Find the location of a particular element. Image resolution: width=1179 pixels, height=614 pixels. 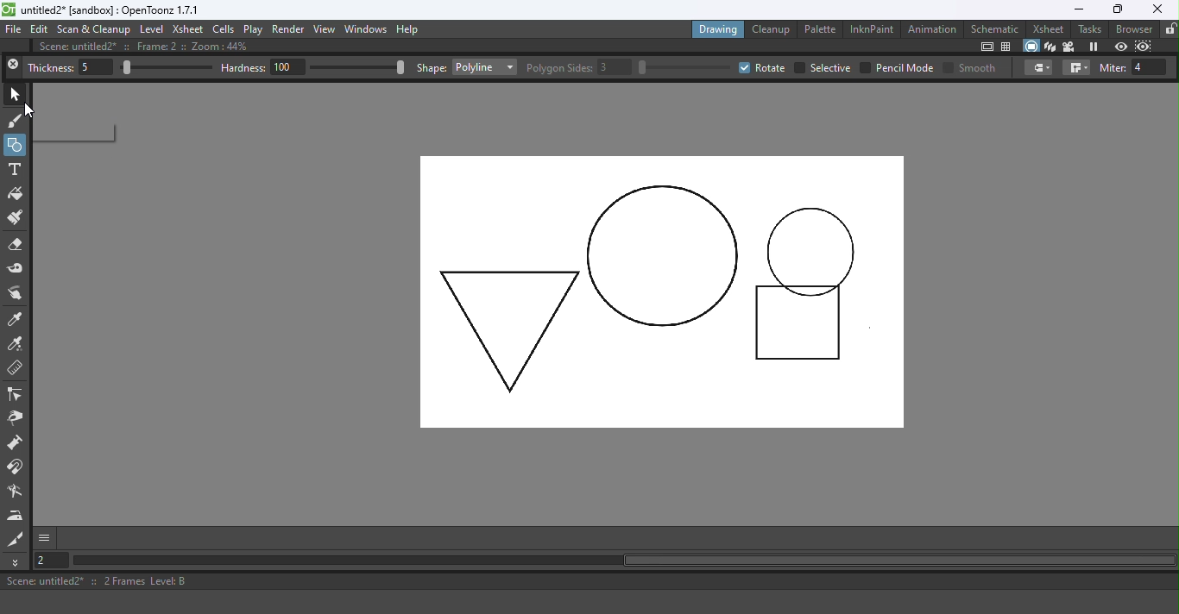

Miter is located at coordinates (1135, 67).